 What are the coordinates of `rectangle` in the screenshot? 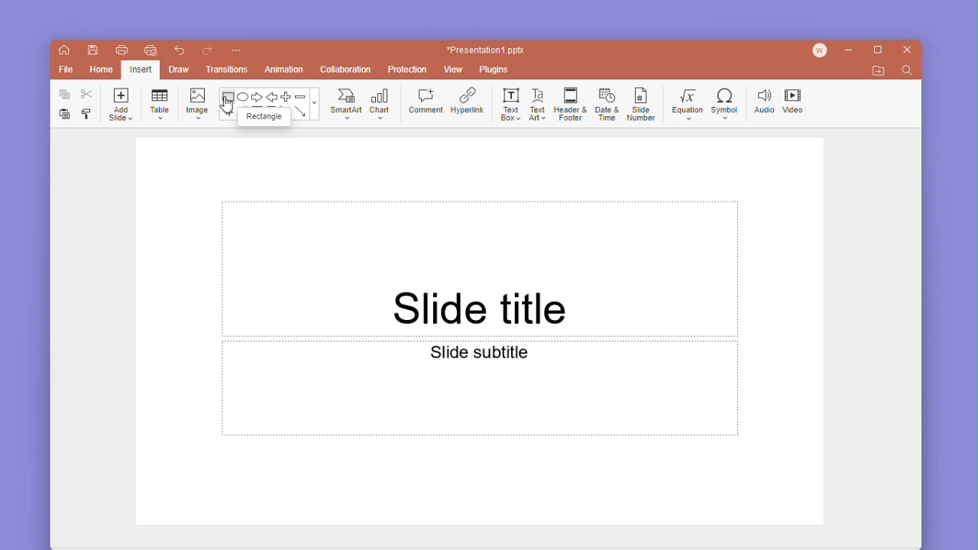 It's located at (264, 117).